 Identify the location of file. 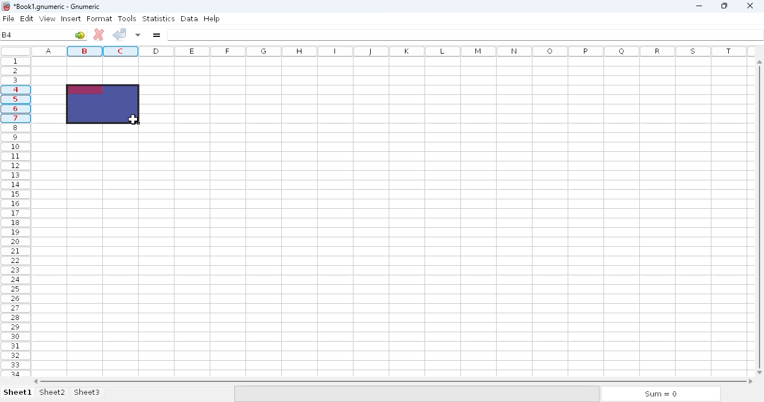
(8, 18).